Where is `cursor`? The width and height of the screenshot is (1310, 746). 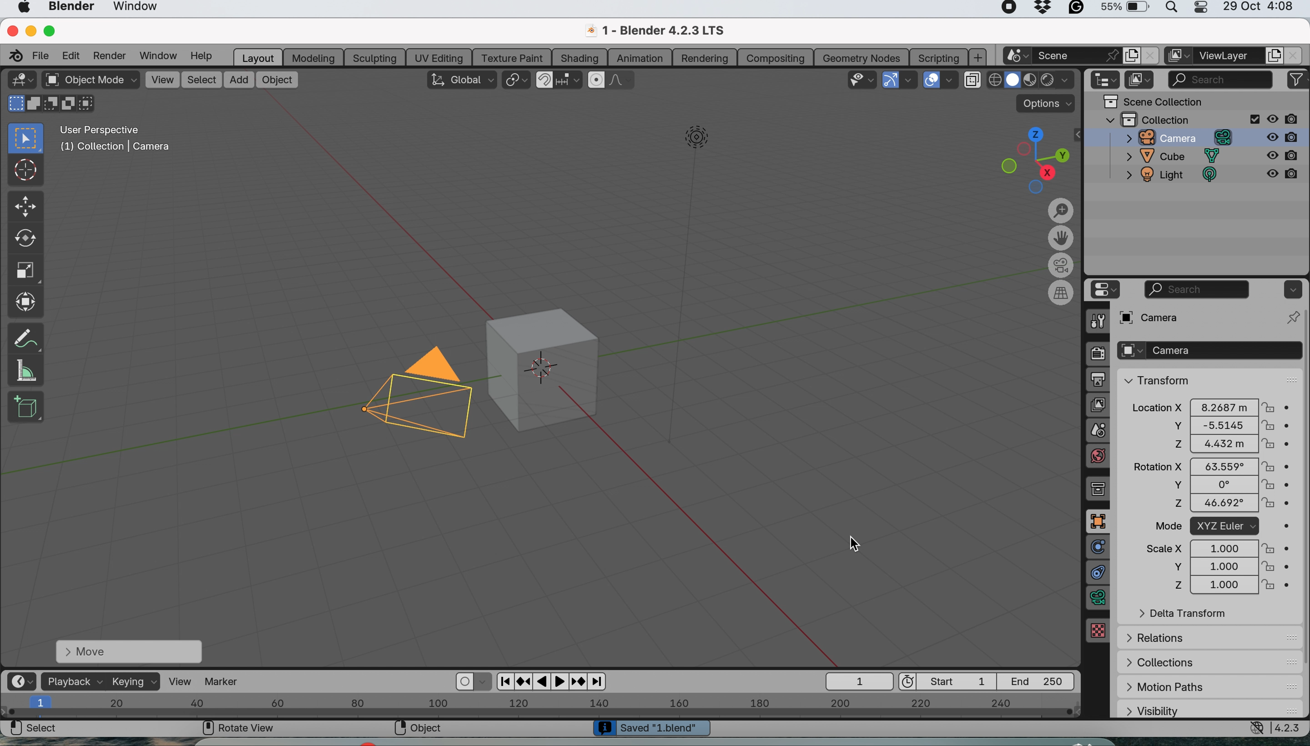 cursor is located at coordinates (853, 545).